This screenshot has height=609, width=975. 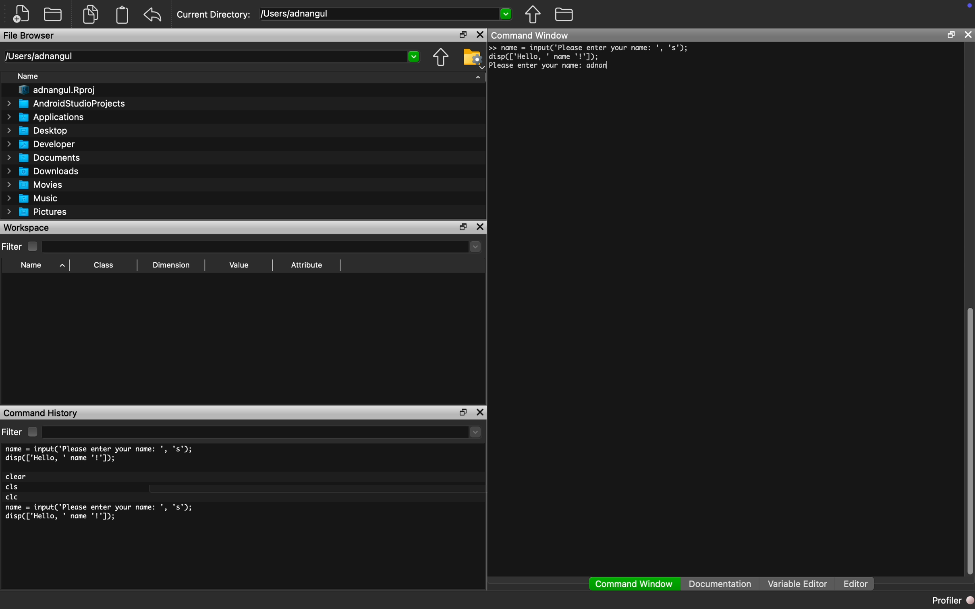 What do you see at coordinates (478, 77) in the screenshot?
I see `Collapse` at bounding box center [478, 77].